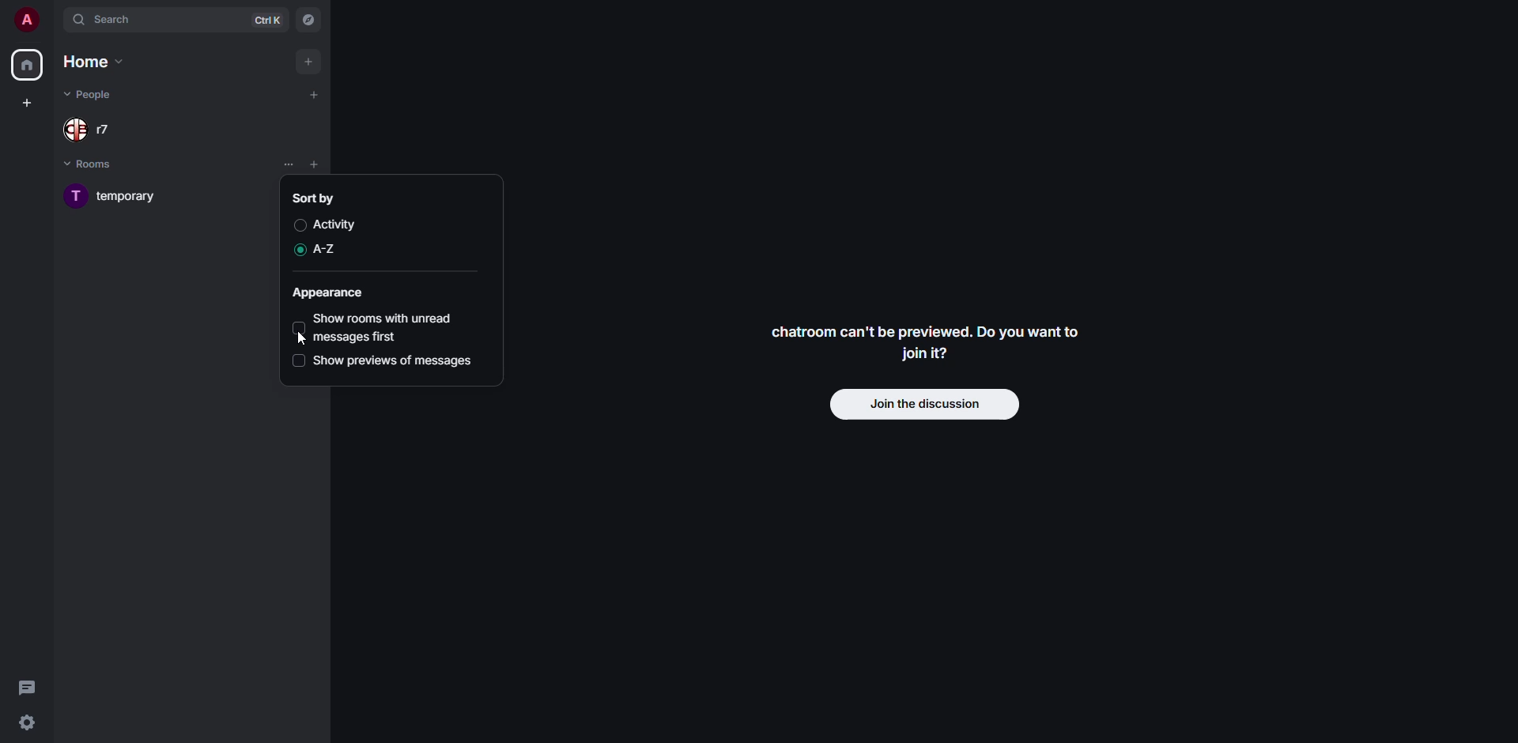 The image size is (1518, 743). I want to click on home, so click(27, 66).